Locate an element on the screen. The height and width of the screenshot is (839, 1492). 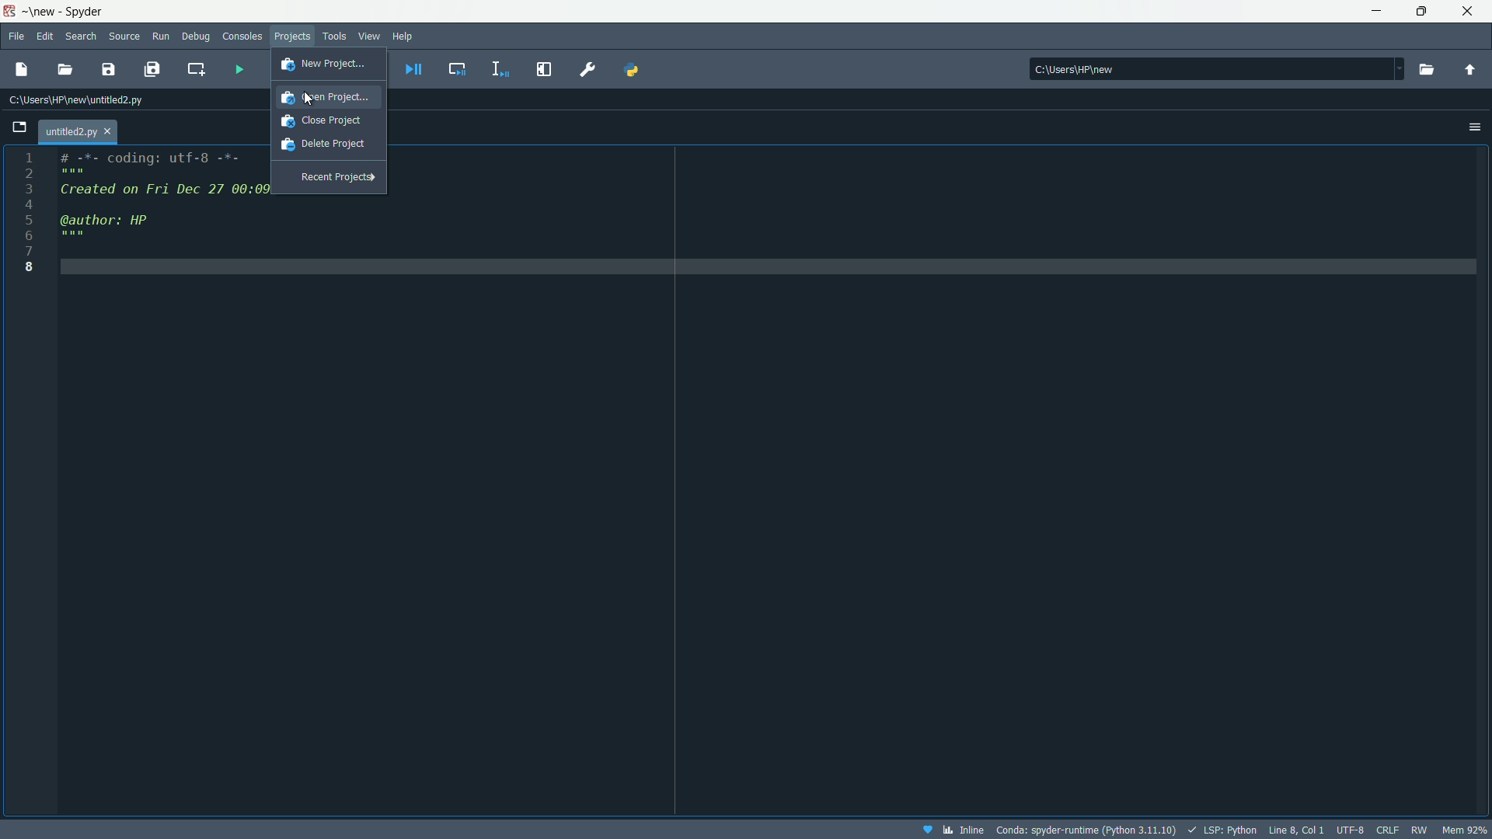
memory usage is located at coordinates (1466, 830).